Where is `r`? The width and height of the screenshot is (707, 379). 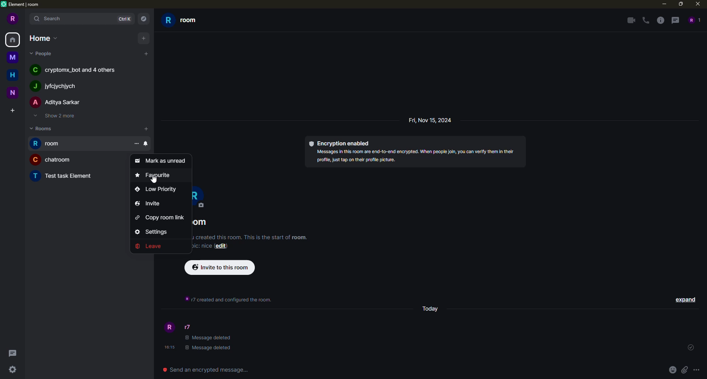 r is located at coordinates (12, 20).